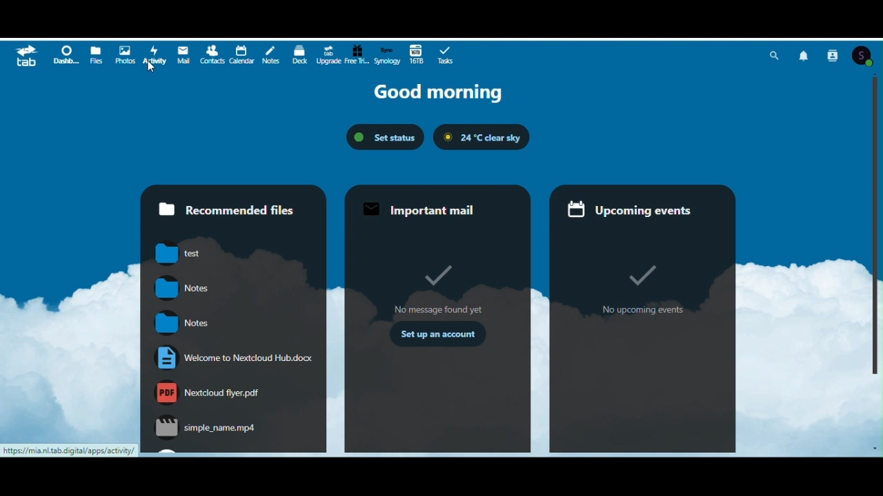 This screenshot has height=496, width=883. Describe the element at coordinates (234, 318) in the screenshot. I see `Recommended files` at that location.